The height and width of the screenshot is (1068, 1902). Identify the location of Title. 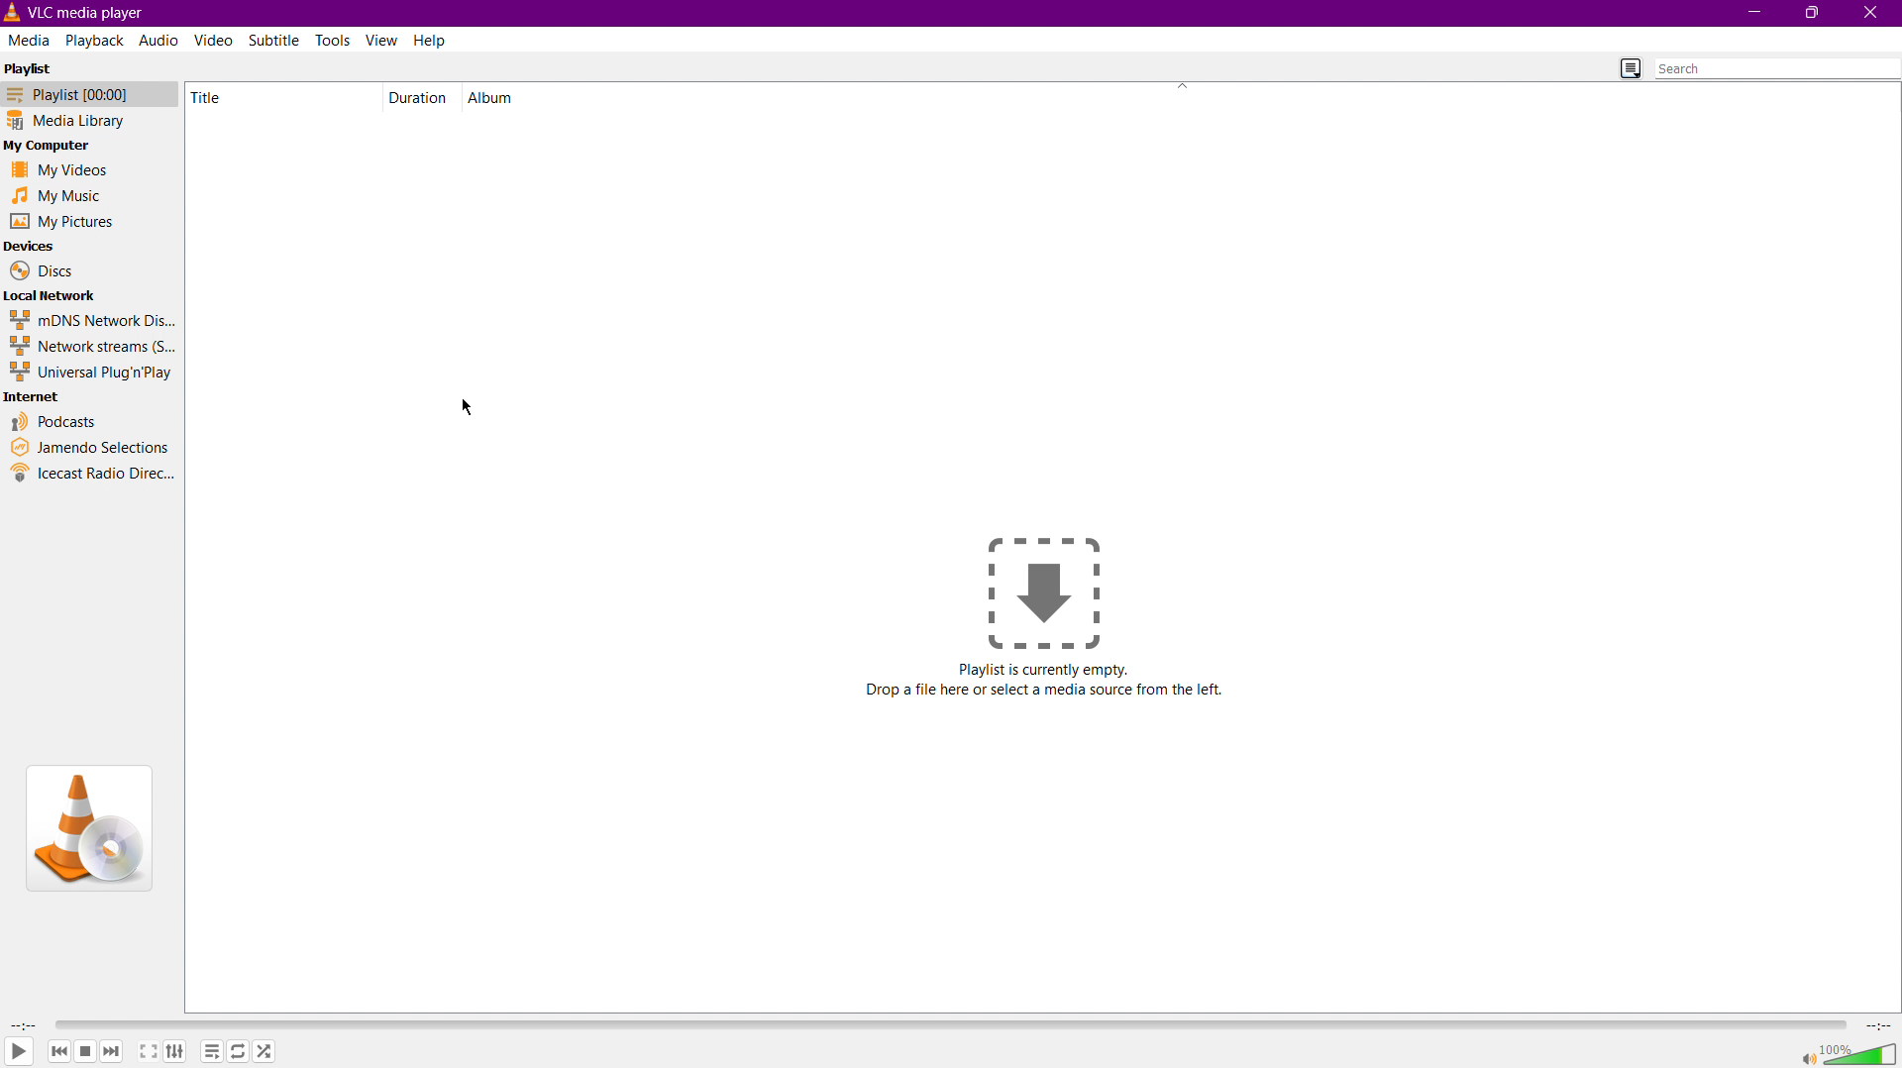
(211, 96).